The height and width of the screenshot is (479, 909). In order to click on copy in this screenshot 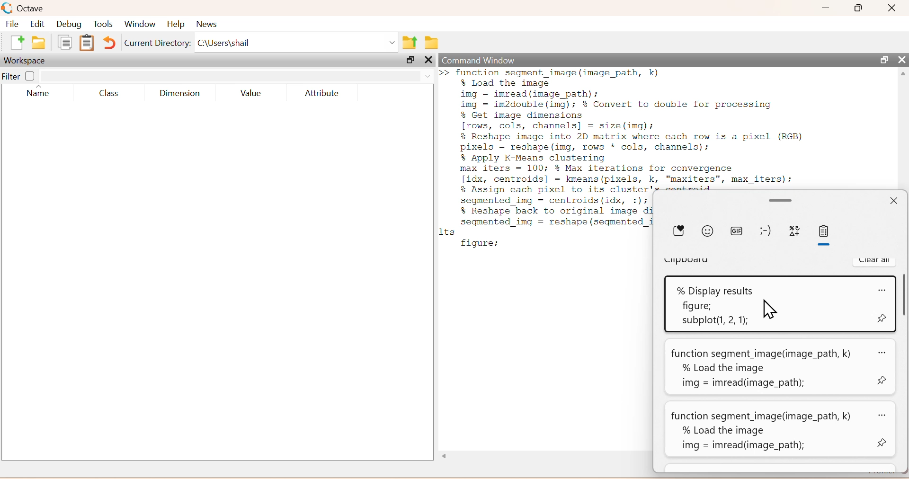, I will do `click(65, 42)`.